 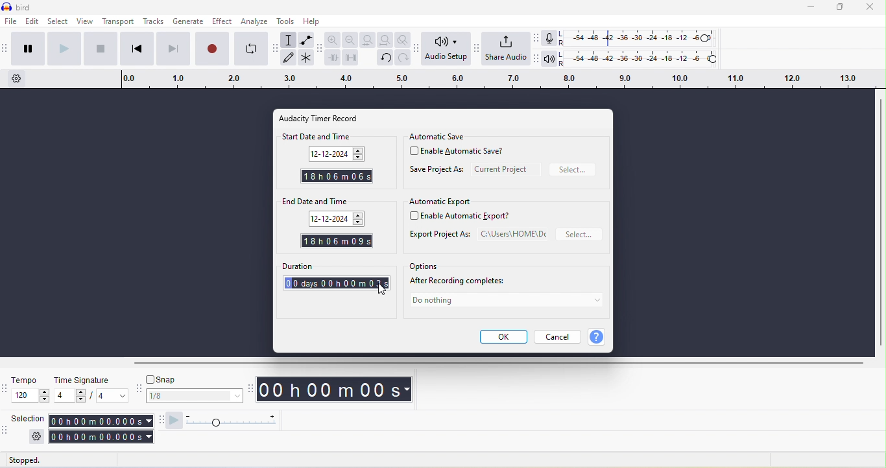 I want to click on horizontal scroll bar, so click(x=496, y=364).